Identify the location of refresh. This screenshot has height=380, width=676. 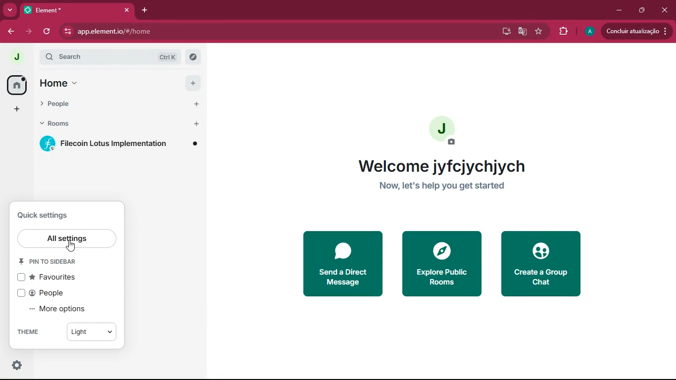
(49, 32).